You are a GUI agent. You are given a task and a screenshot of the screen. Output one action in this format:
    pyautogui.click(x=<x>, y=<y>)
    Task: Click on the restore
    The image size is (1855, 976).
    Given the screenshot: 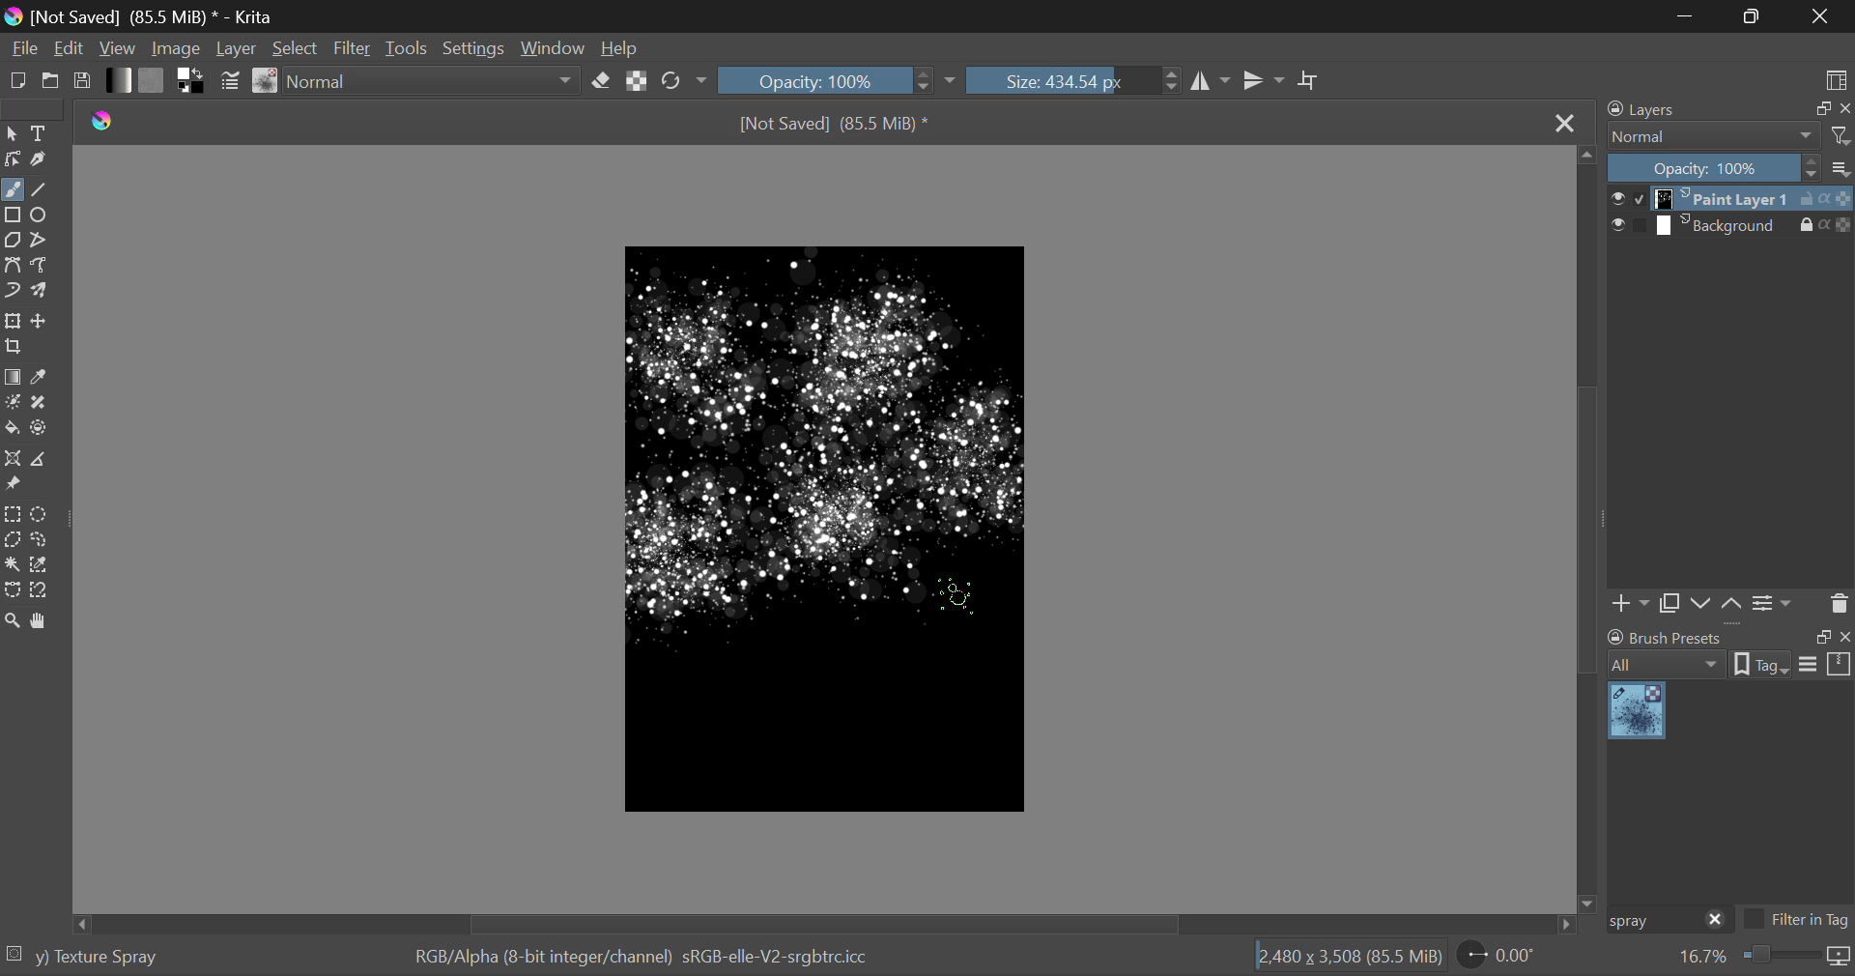 What is the action you would take?
    pyautogui.click(x=1819, y=637)
    